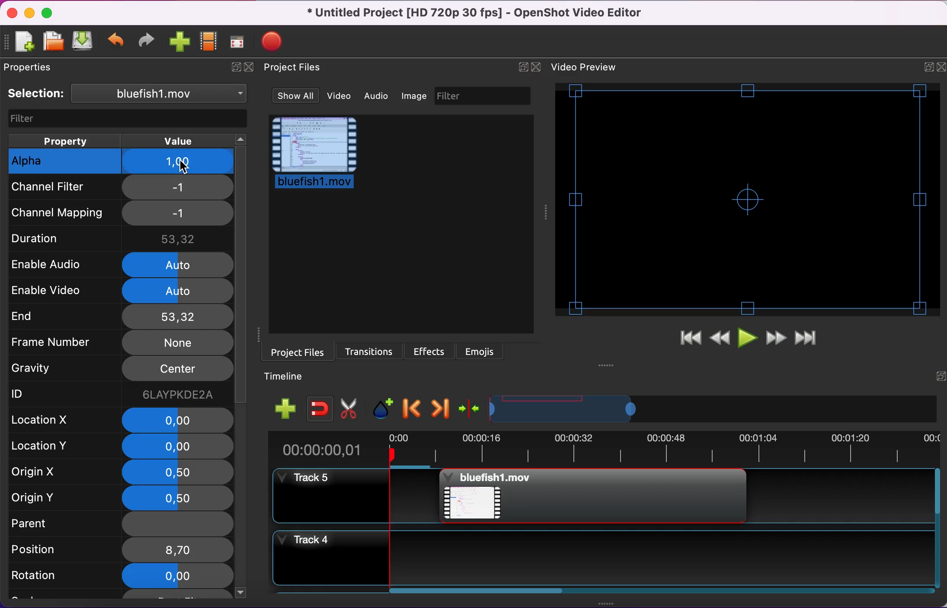 This screenshot has height=608, width=947. Describe the element at coordinates (720, 338) in the screenshot. I see `rewind` at that location.